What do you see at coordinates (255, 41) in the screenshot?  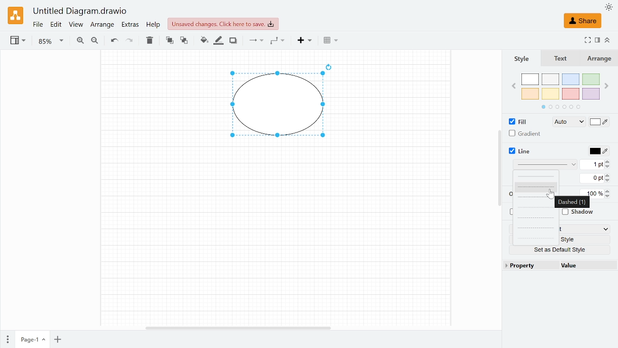 I see `Connections` at bounding box center [255, 41].